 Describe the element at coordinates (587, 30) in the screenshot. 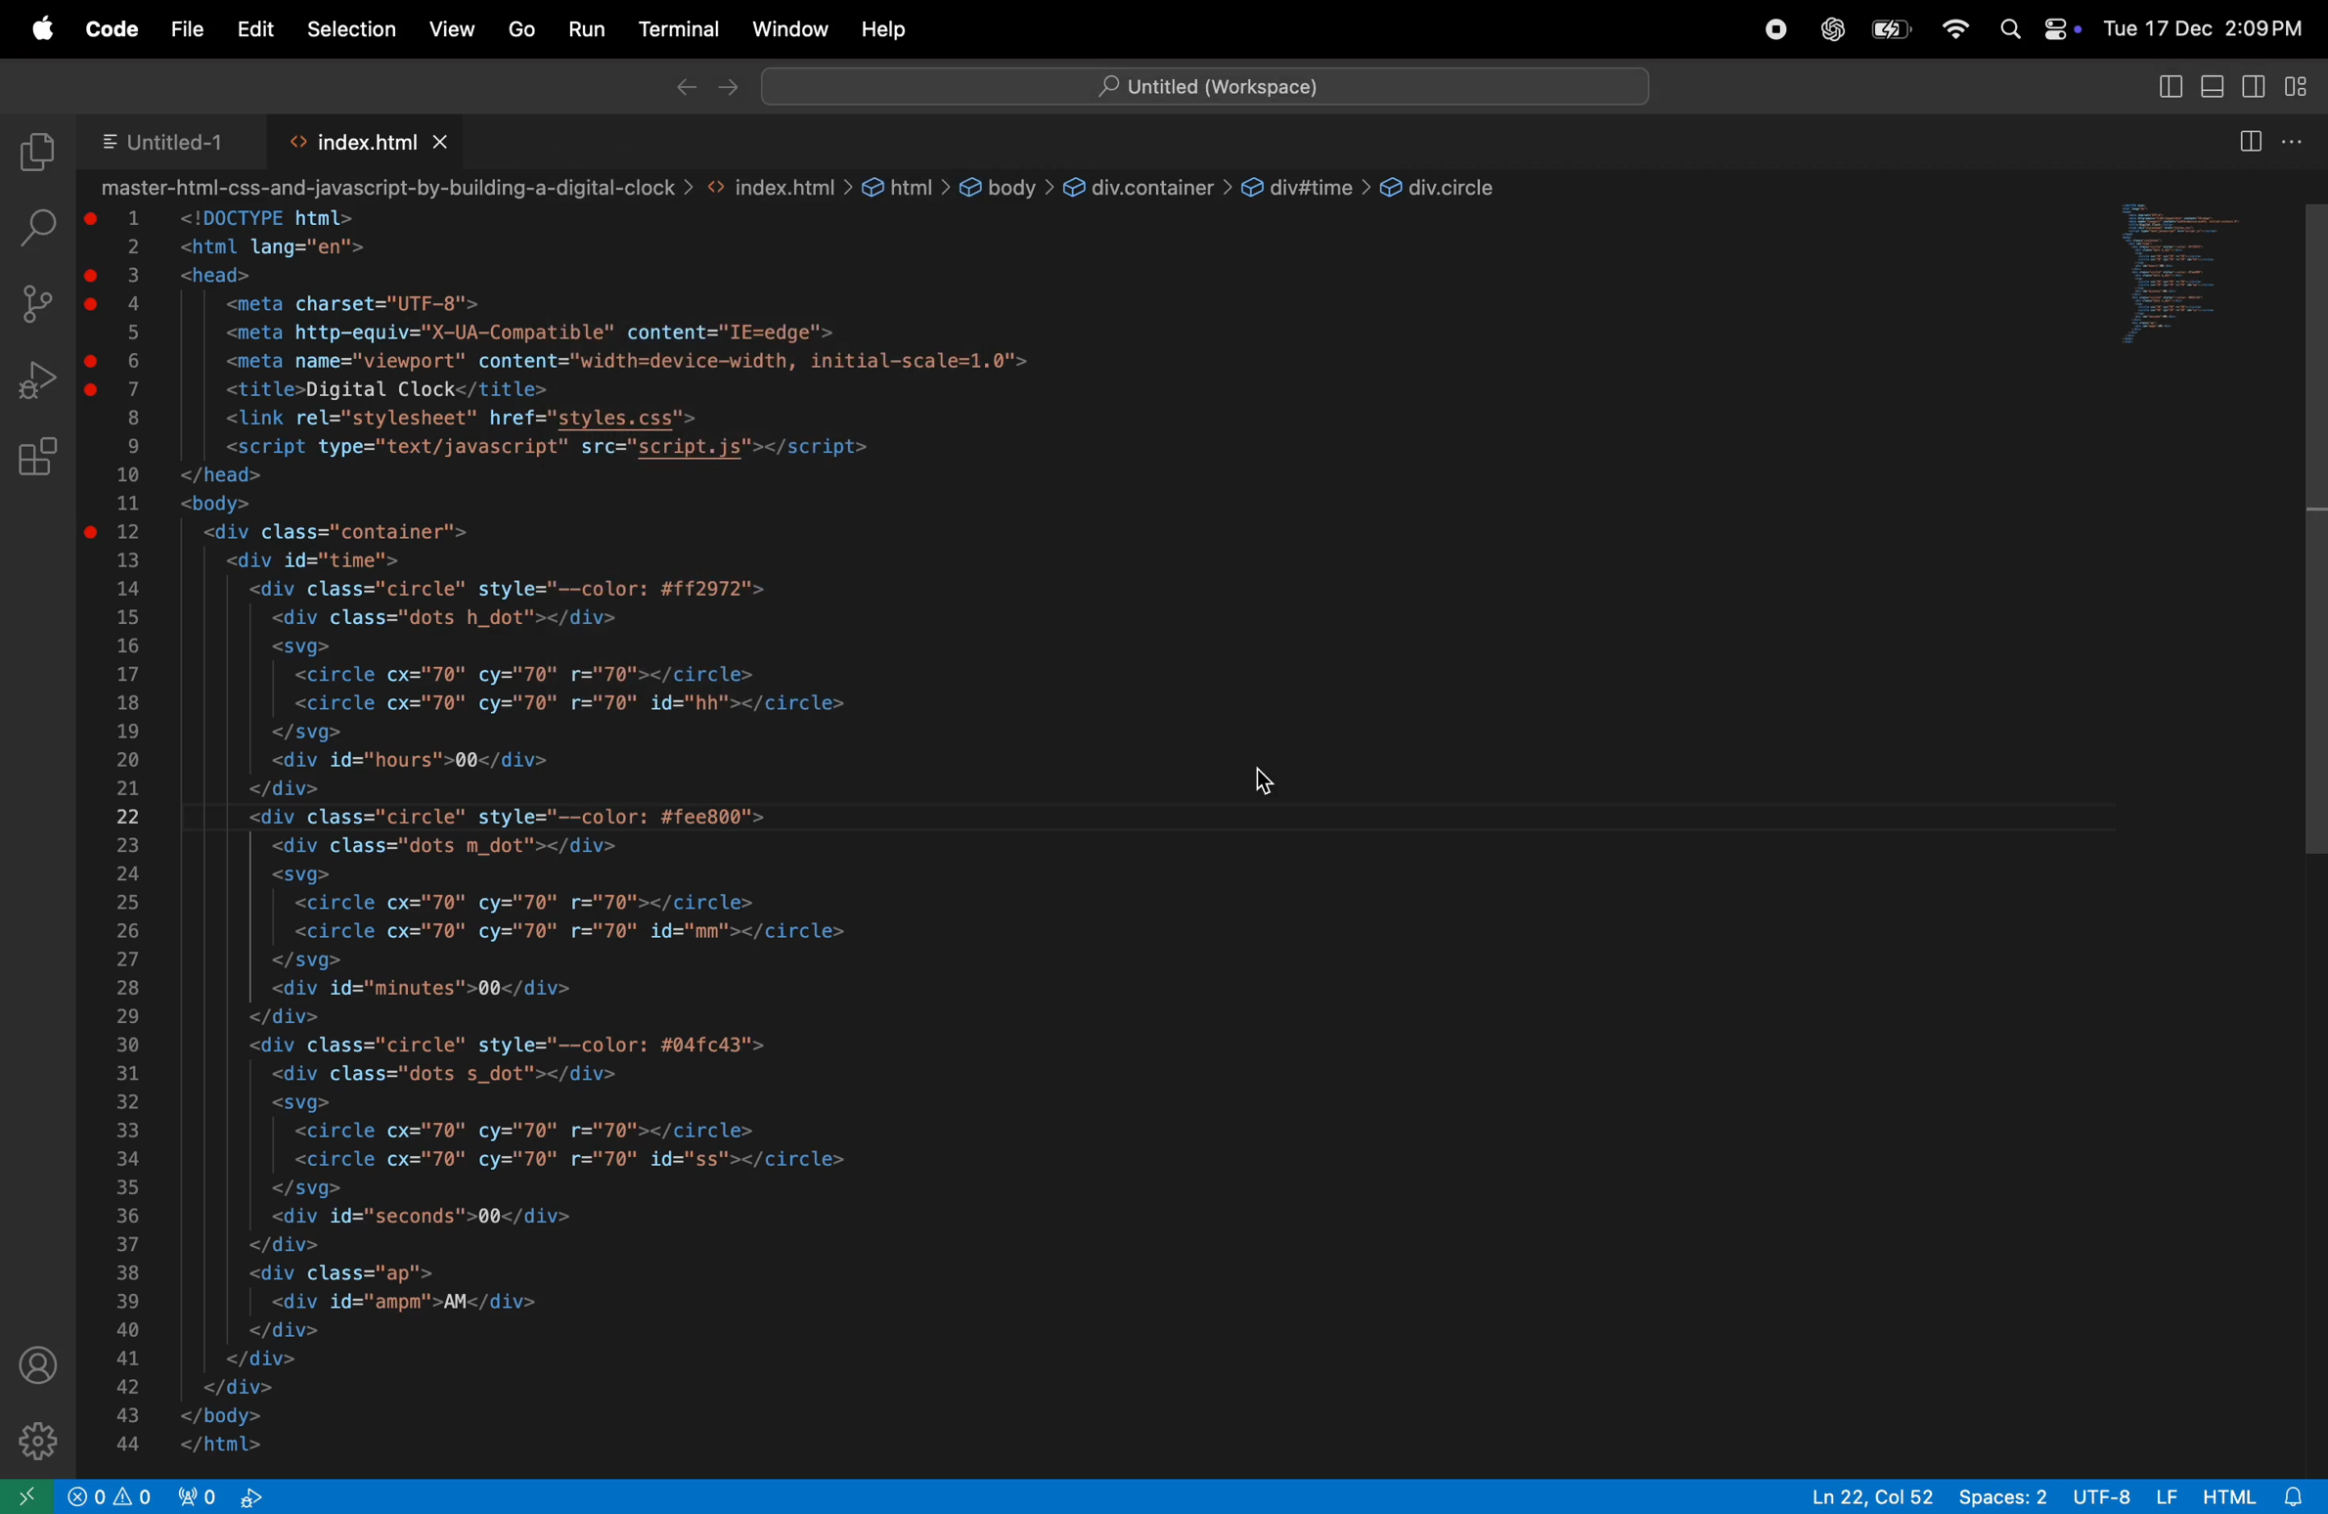

I see `run` at that location.